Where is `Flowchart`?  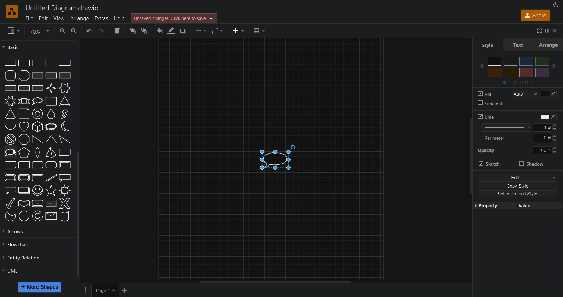 Flowchart is located at coordinates (19, 246).